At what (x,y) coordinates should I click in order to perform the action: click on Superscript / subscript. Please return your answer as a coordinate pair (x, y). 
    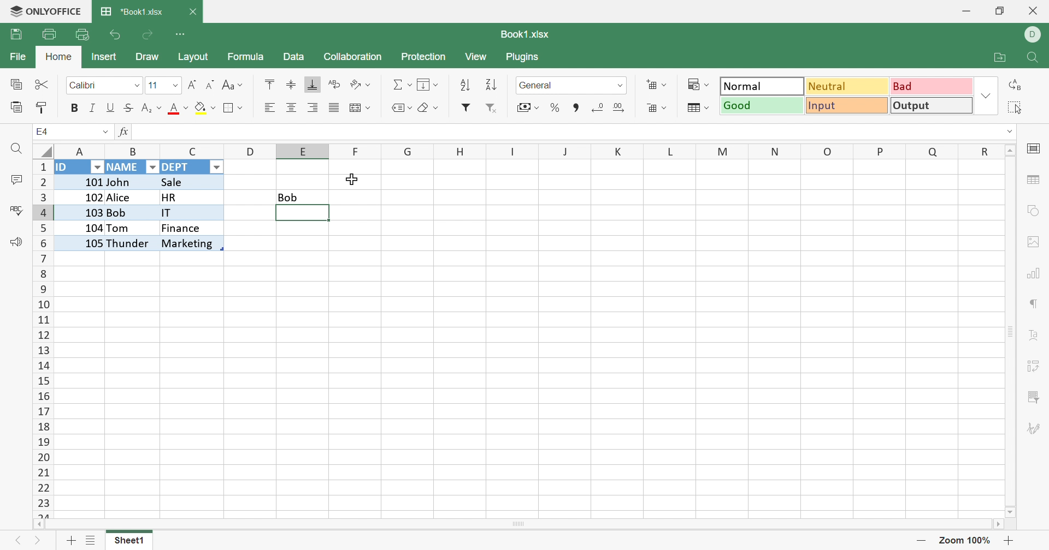
    Looking at the image, I should click on (152, 109).